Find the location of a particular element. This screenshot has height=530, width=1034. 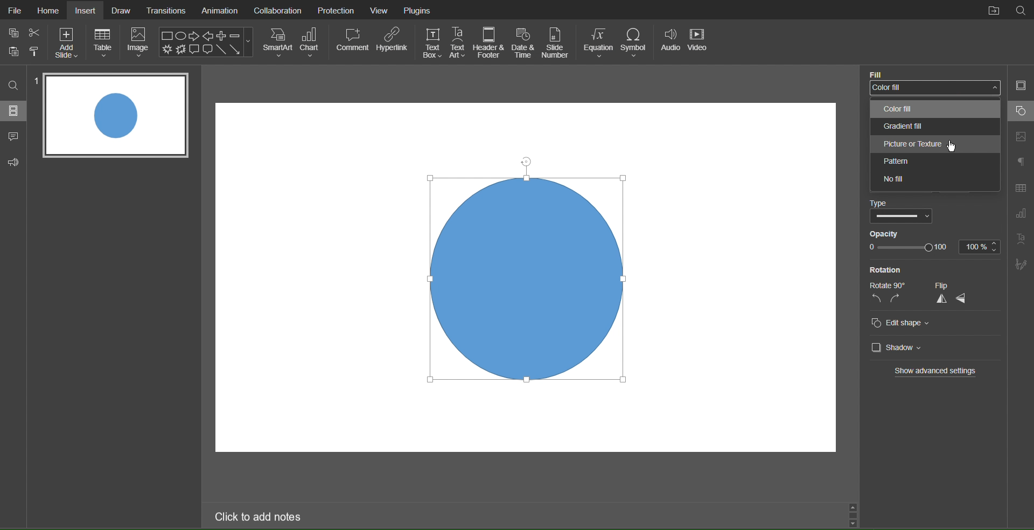

Shapes Menu is located at coordinates (206, 42).